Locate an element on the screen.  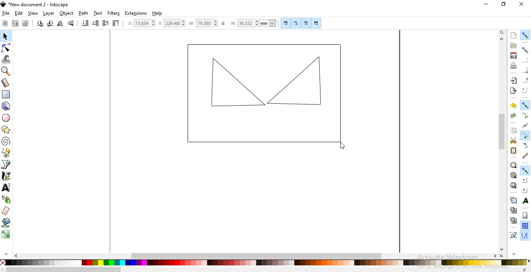
layer is located at coordinates (49, 13).